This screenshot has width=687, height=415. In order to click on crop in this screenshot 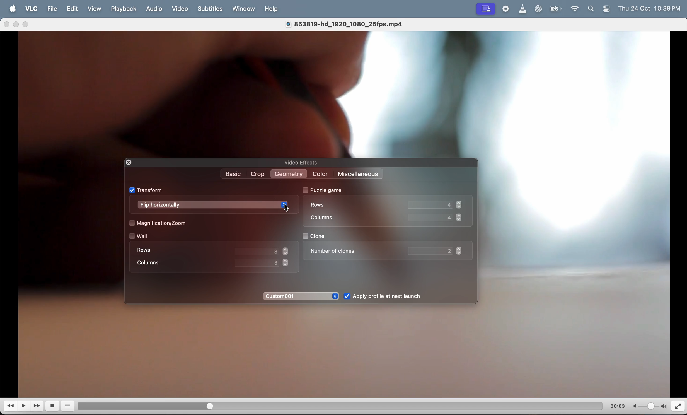, I will do `click(257, 174)`.